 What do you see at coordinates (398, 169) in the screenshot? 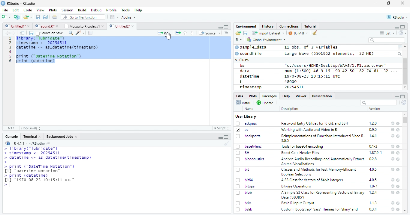
I see `close` at bounding box center [398, 169].